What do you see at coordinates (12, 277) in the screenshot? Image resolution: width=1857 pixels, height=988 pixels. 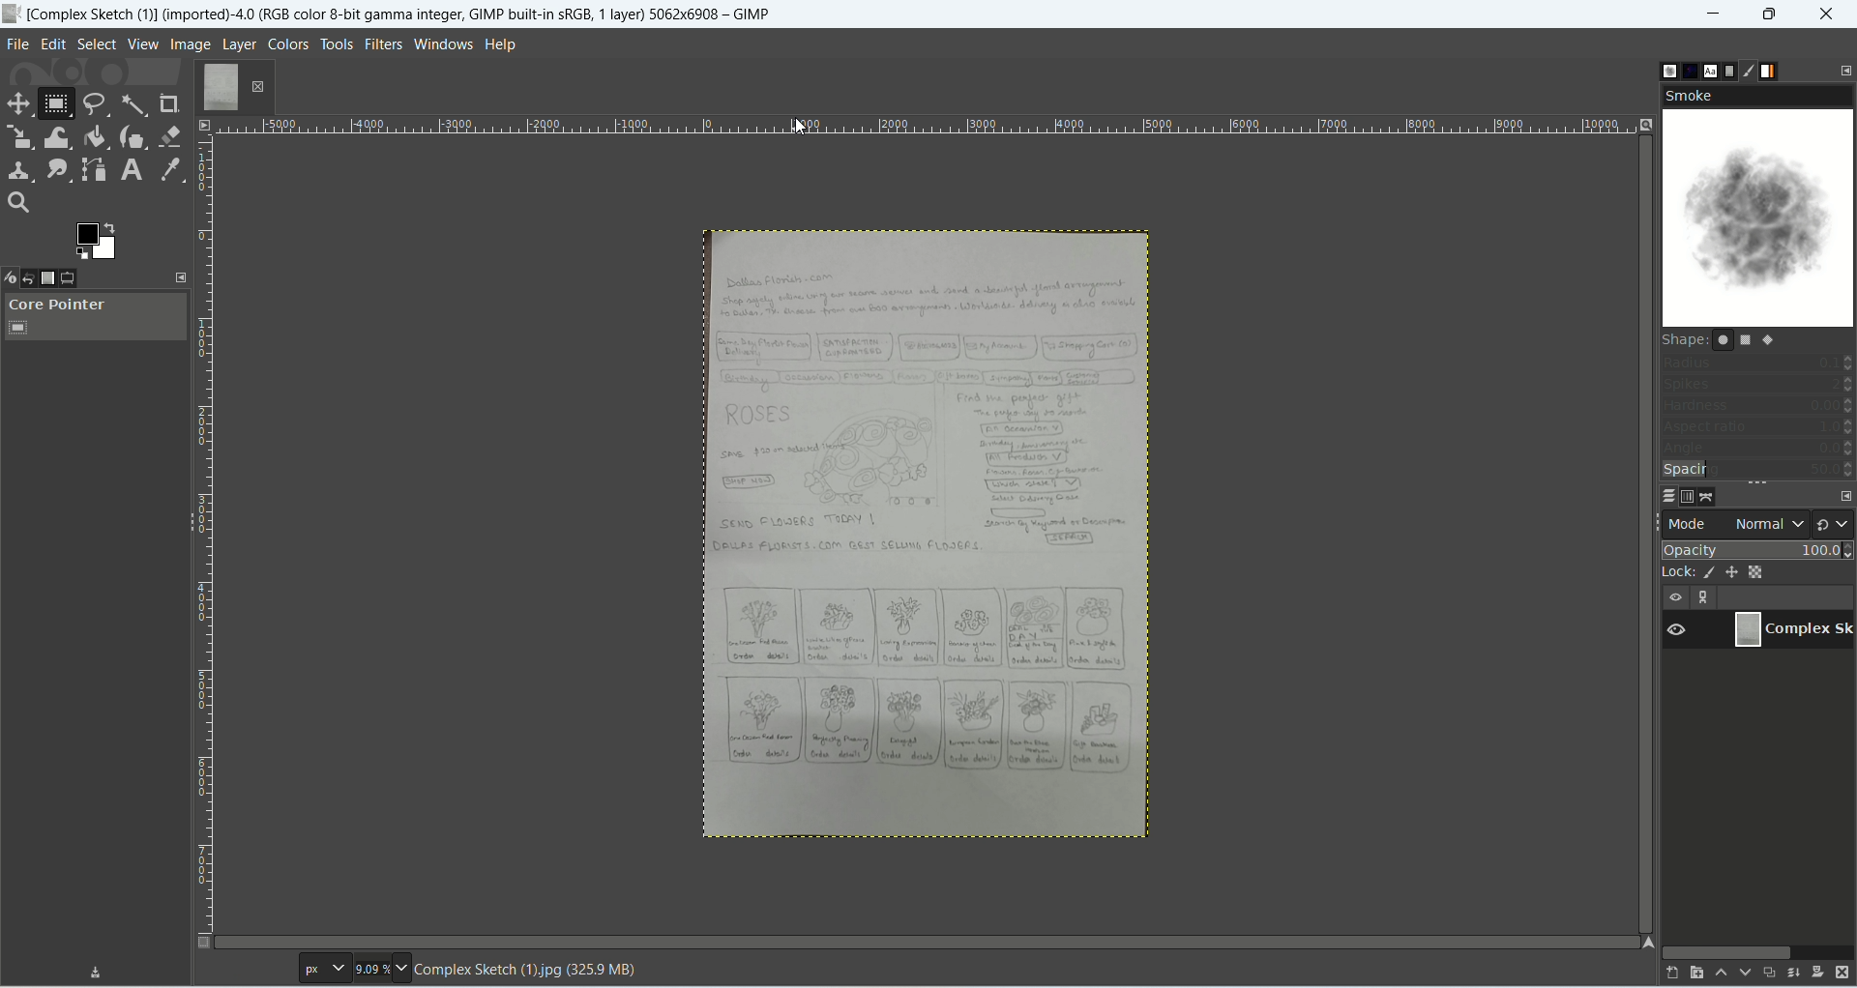 I see `` at bounding box center [12, 277].